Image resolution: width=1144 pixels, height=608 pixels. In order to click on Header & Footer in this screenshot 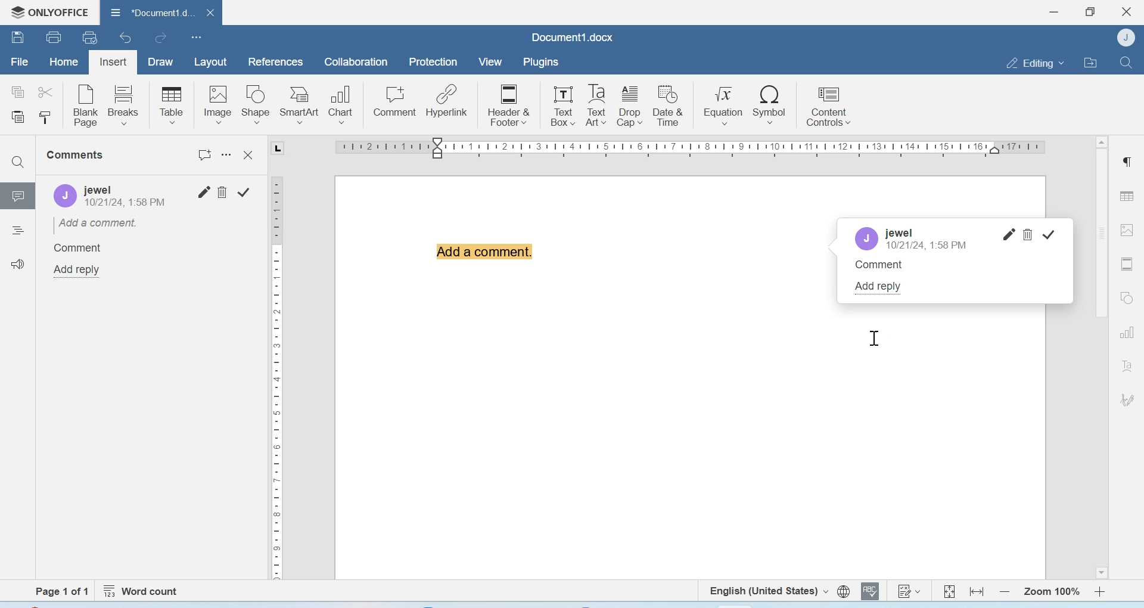, I will do `click(509, 104)`.